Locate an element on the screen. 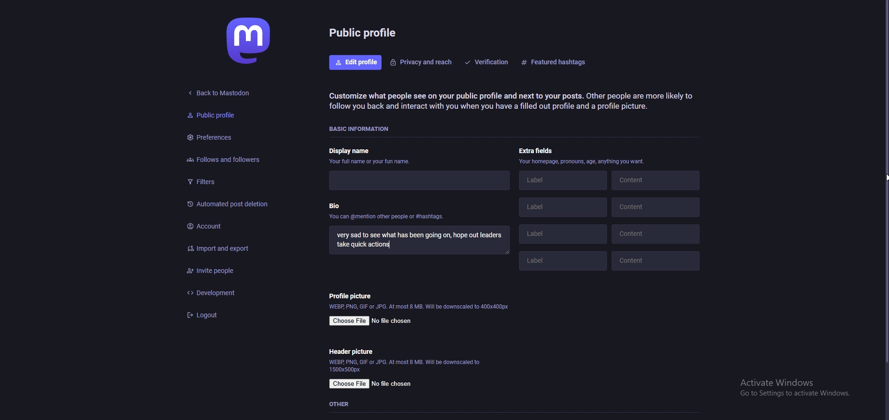 The width and height of the screenshot is (889, 420). scroll bar is located at coordinates (885, 183).